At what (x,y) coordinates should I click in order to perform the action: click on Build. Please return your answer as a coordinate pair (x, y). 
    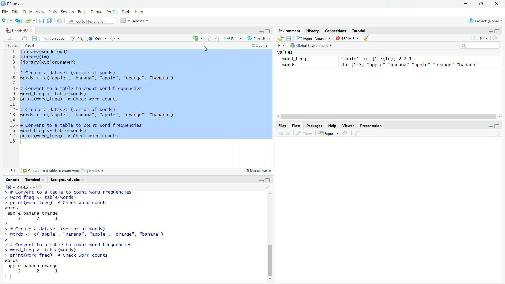
    Looking at the image, I should click on (83, 12).